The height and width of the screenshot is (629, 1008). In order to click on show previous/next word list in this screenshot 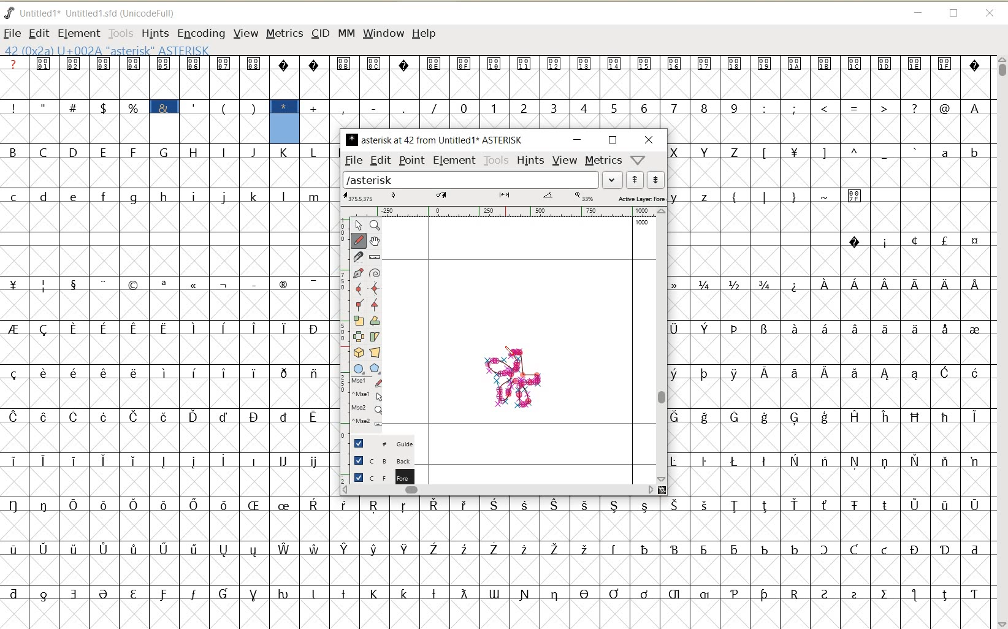, I will do `click(645, 179)`.